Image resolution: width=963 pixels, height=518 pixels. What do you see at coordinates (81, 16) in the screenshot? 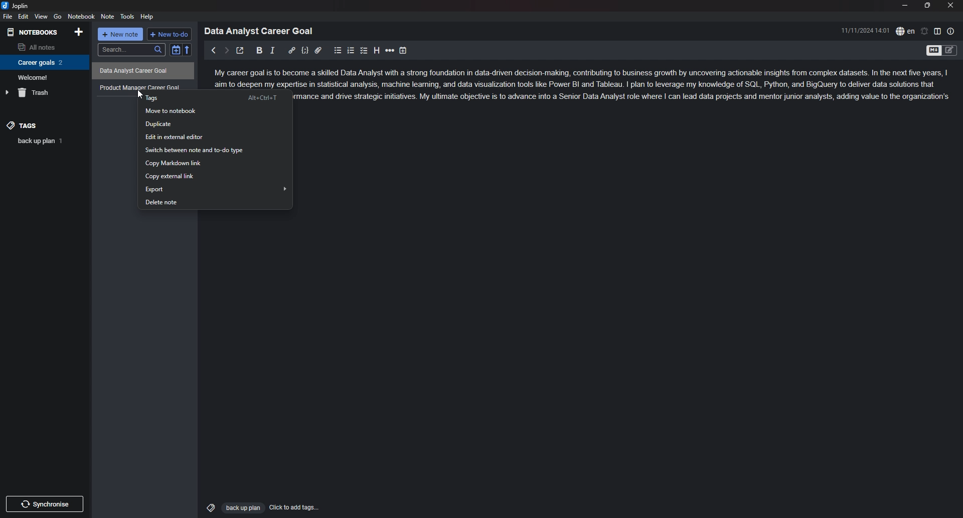
I see `notebook` at bounding box center [81, 16].